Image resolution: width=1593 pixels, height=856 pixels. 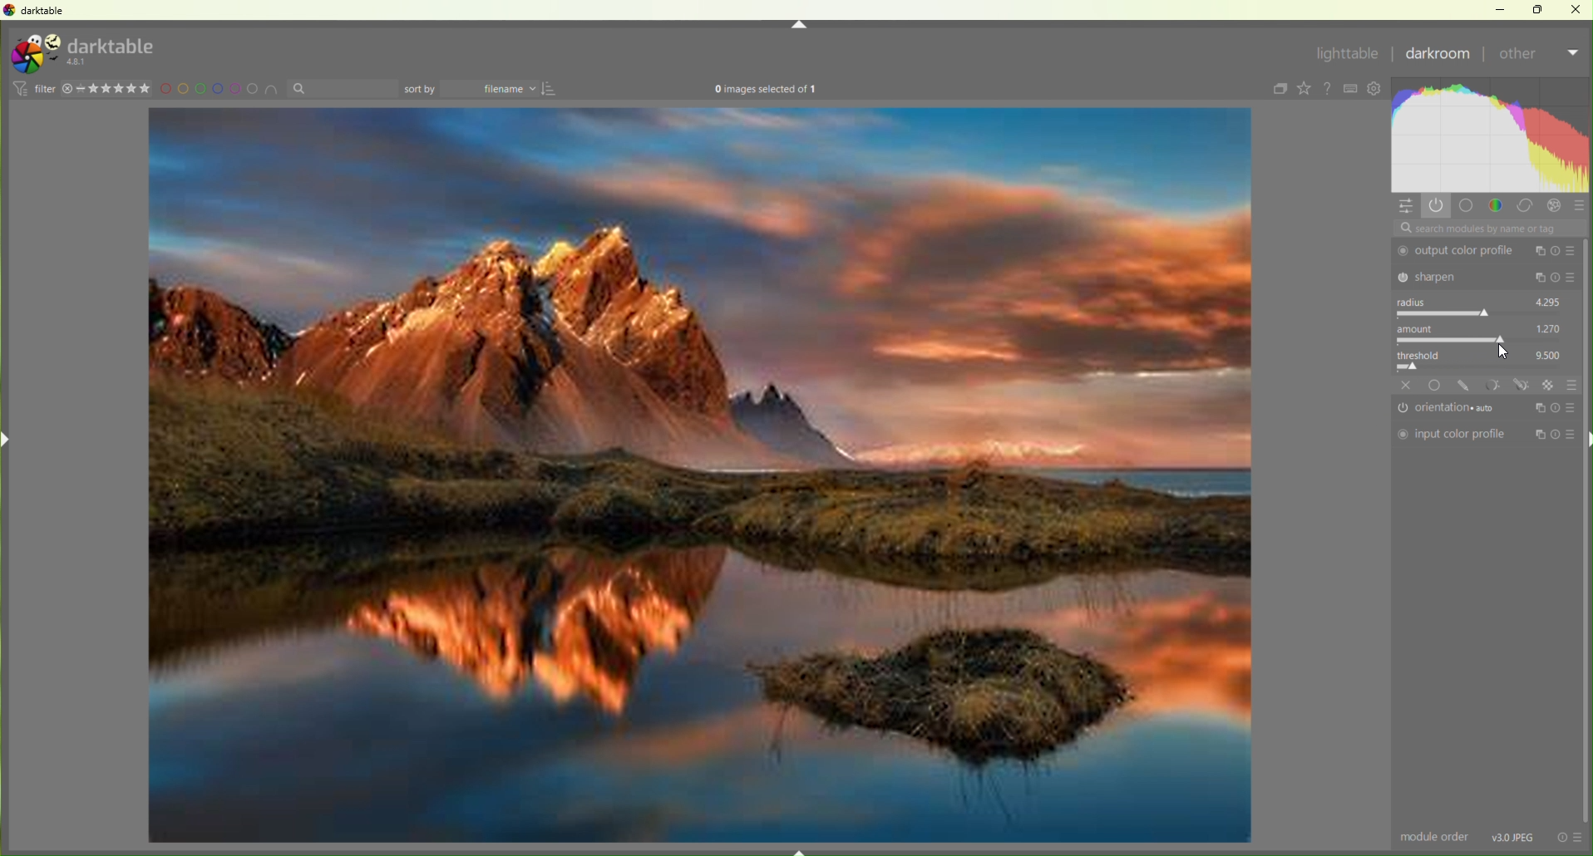 What do you see at coordinates (221, 89) in the screenshot?
I see `filter by images color label` at bounding box center [221, 89].